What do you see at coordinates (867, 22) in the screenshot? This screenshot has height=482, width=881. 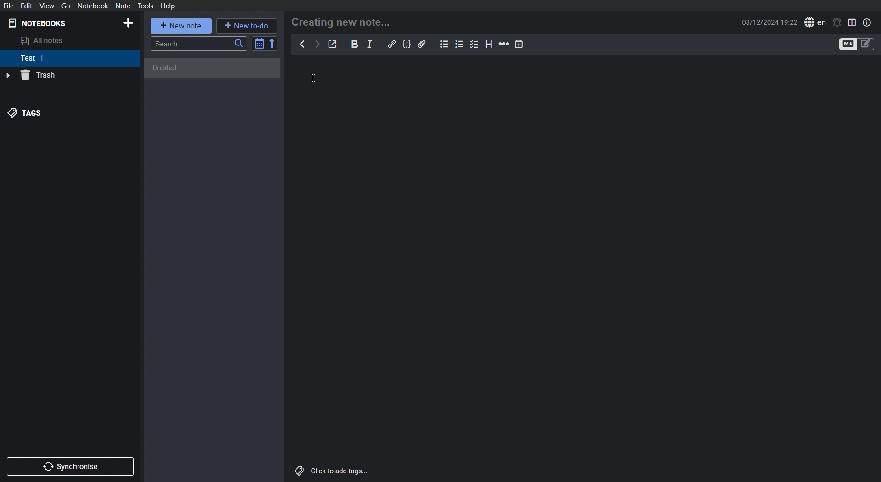 I see `Note Properties` at bounding box center [867, 22].